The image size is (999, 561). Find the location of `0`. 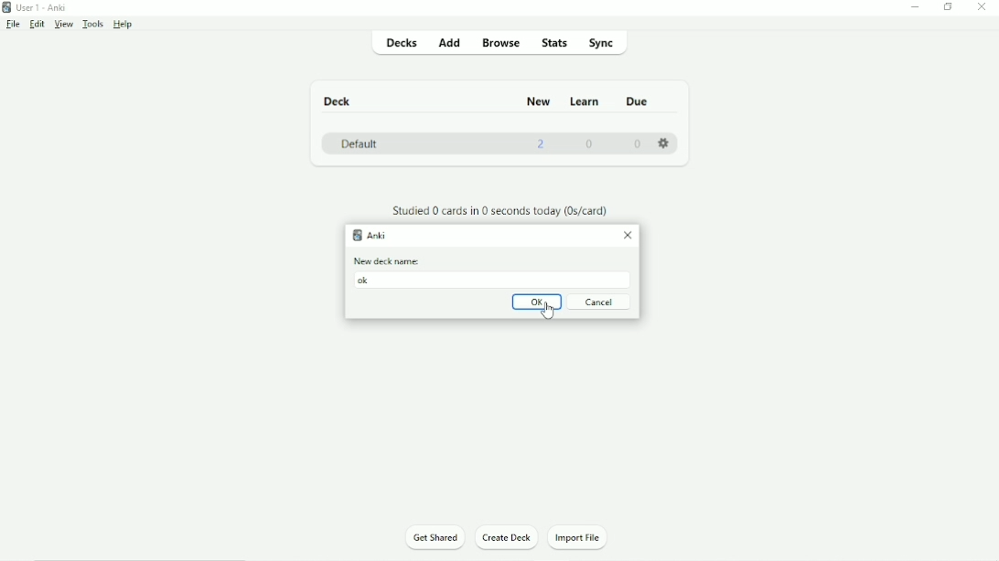

0 is located at coordinates (591, 144).